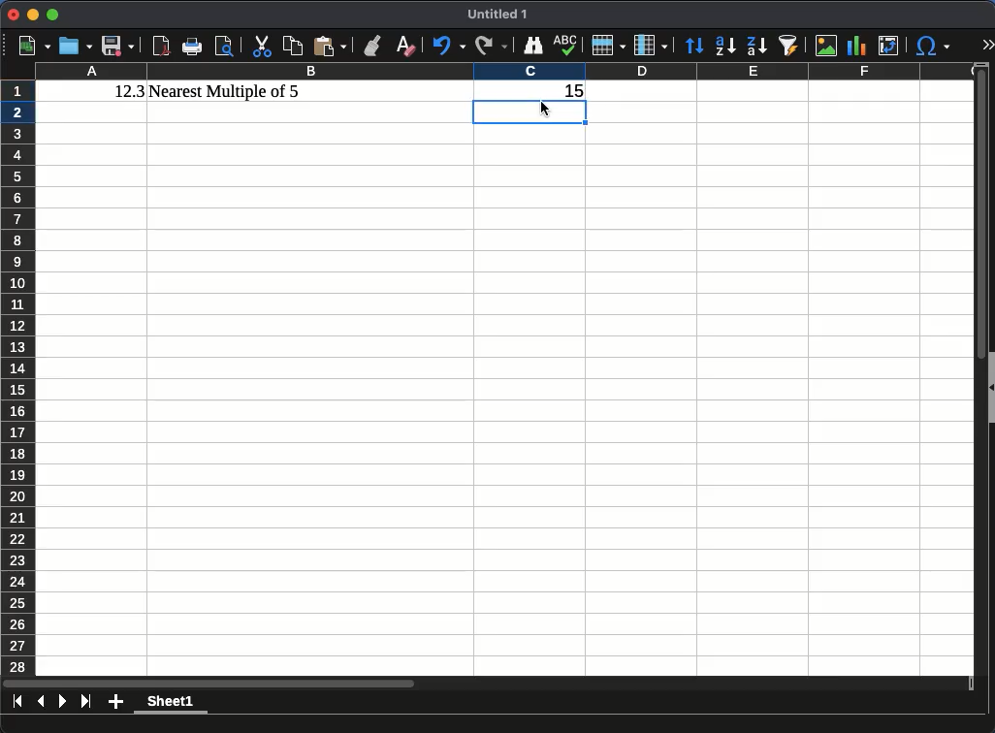 This screenshot has height=733, width=995. Describe the element at coordinates (545, 111) in the screenshot. I see `cursor` at that location.